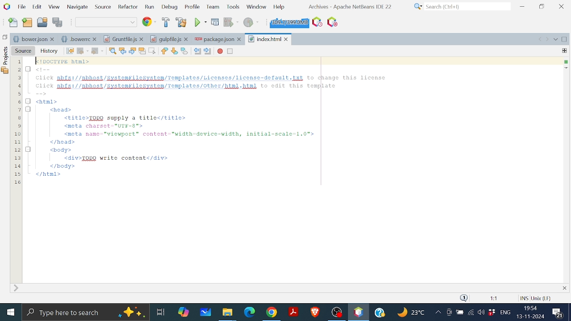  Describe the element at coordinates (460, 7) in the screenshot. I see `Search` at that location.